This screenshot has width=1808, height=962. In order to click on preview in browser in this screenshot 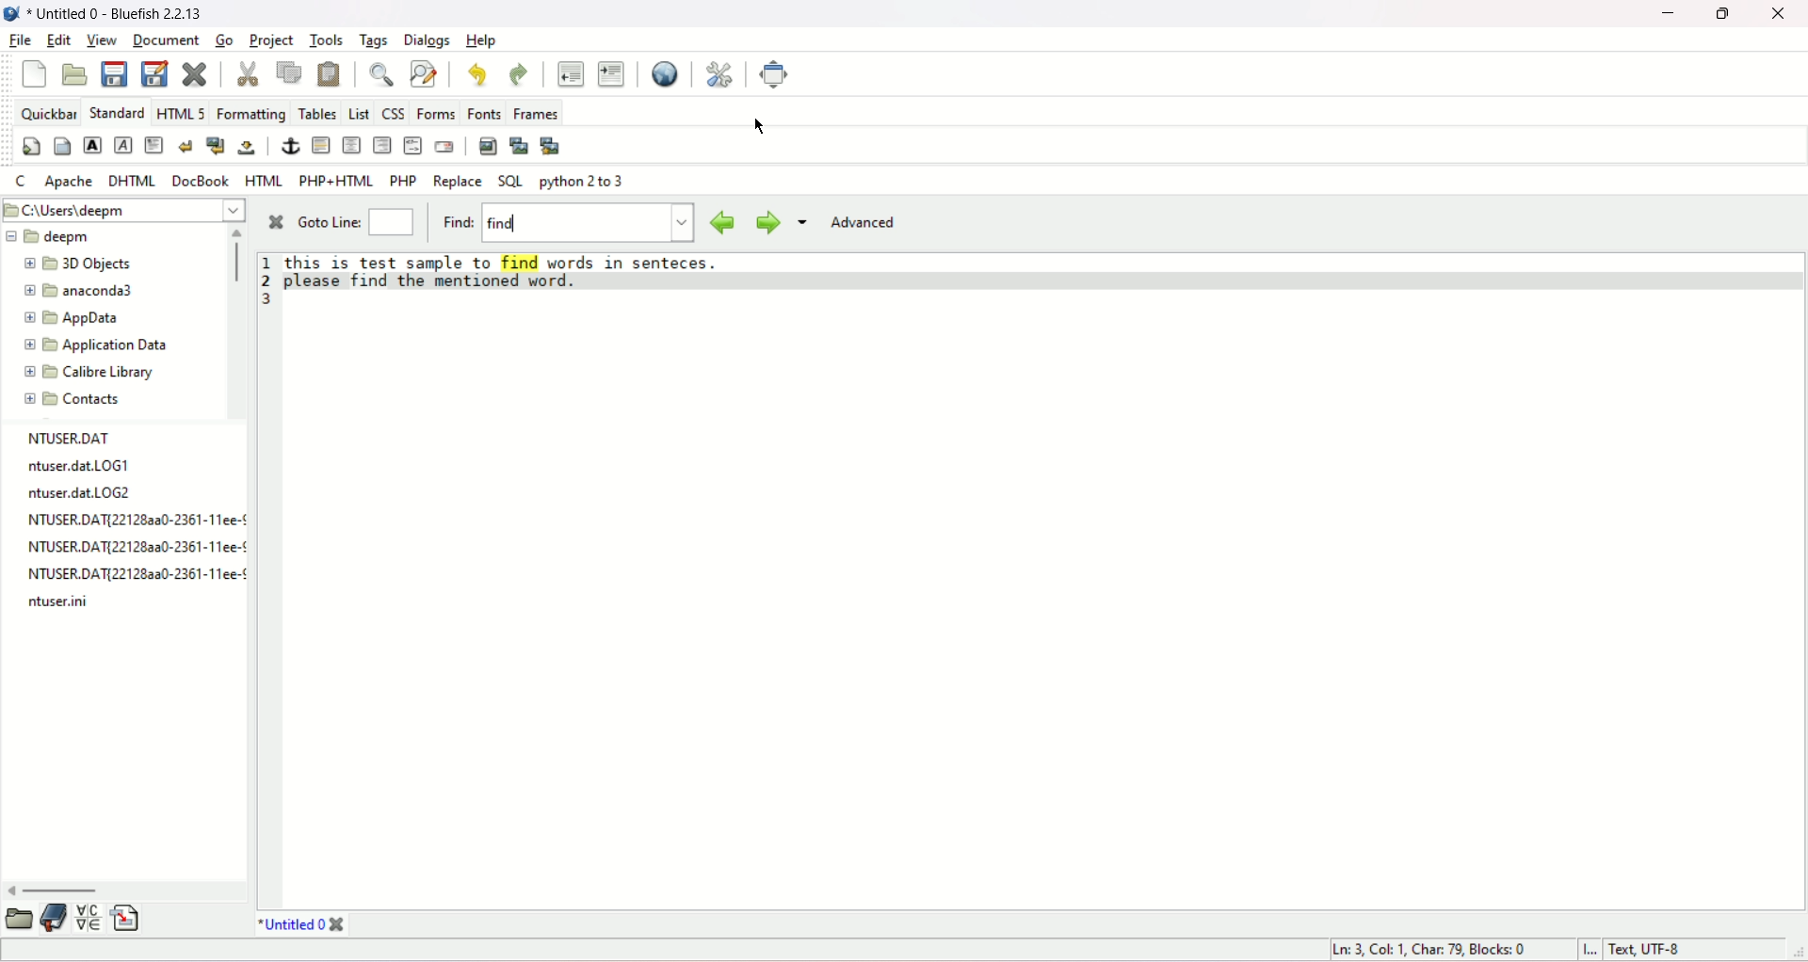, I will do `click(666, 72)`.